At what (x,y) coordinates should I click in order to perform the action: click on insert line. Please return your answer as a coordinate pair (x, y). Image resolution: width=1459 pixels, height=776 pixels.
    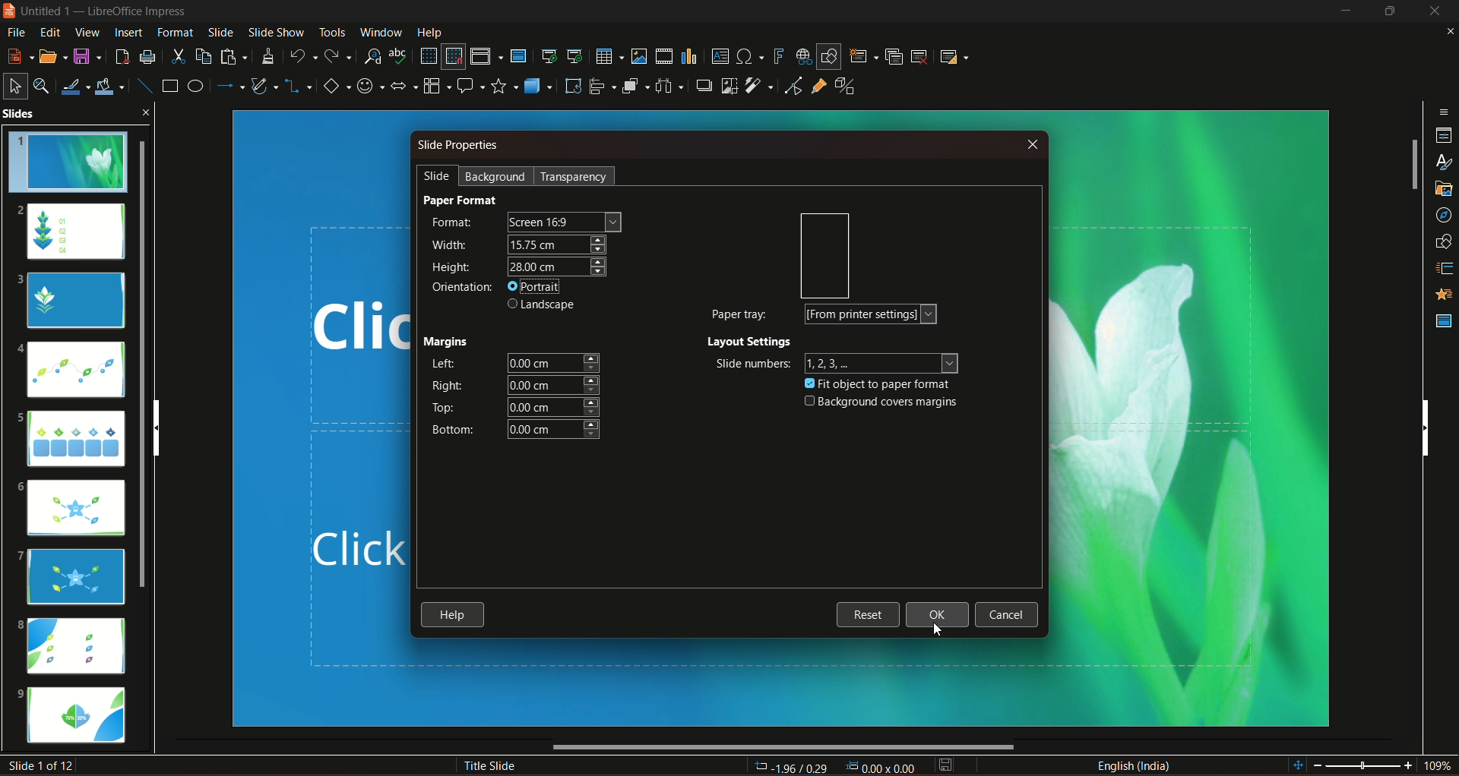
    Looking at the image, I should click on (143, 83).